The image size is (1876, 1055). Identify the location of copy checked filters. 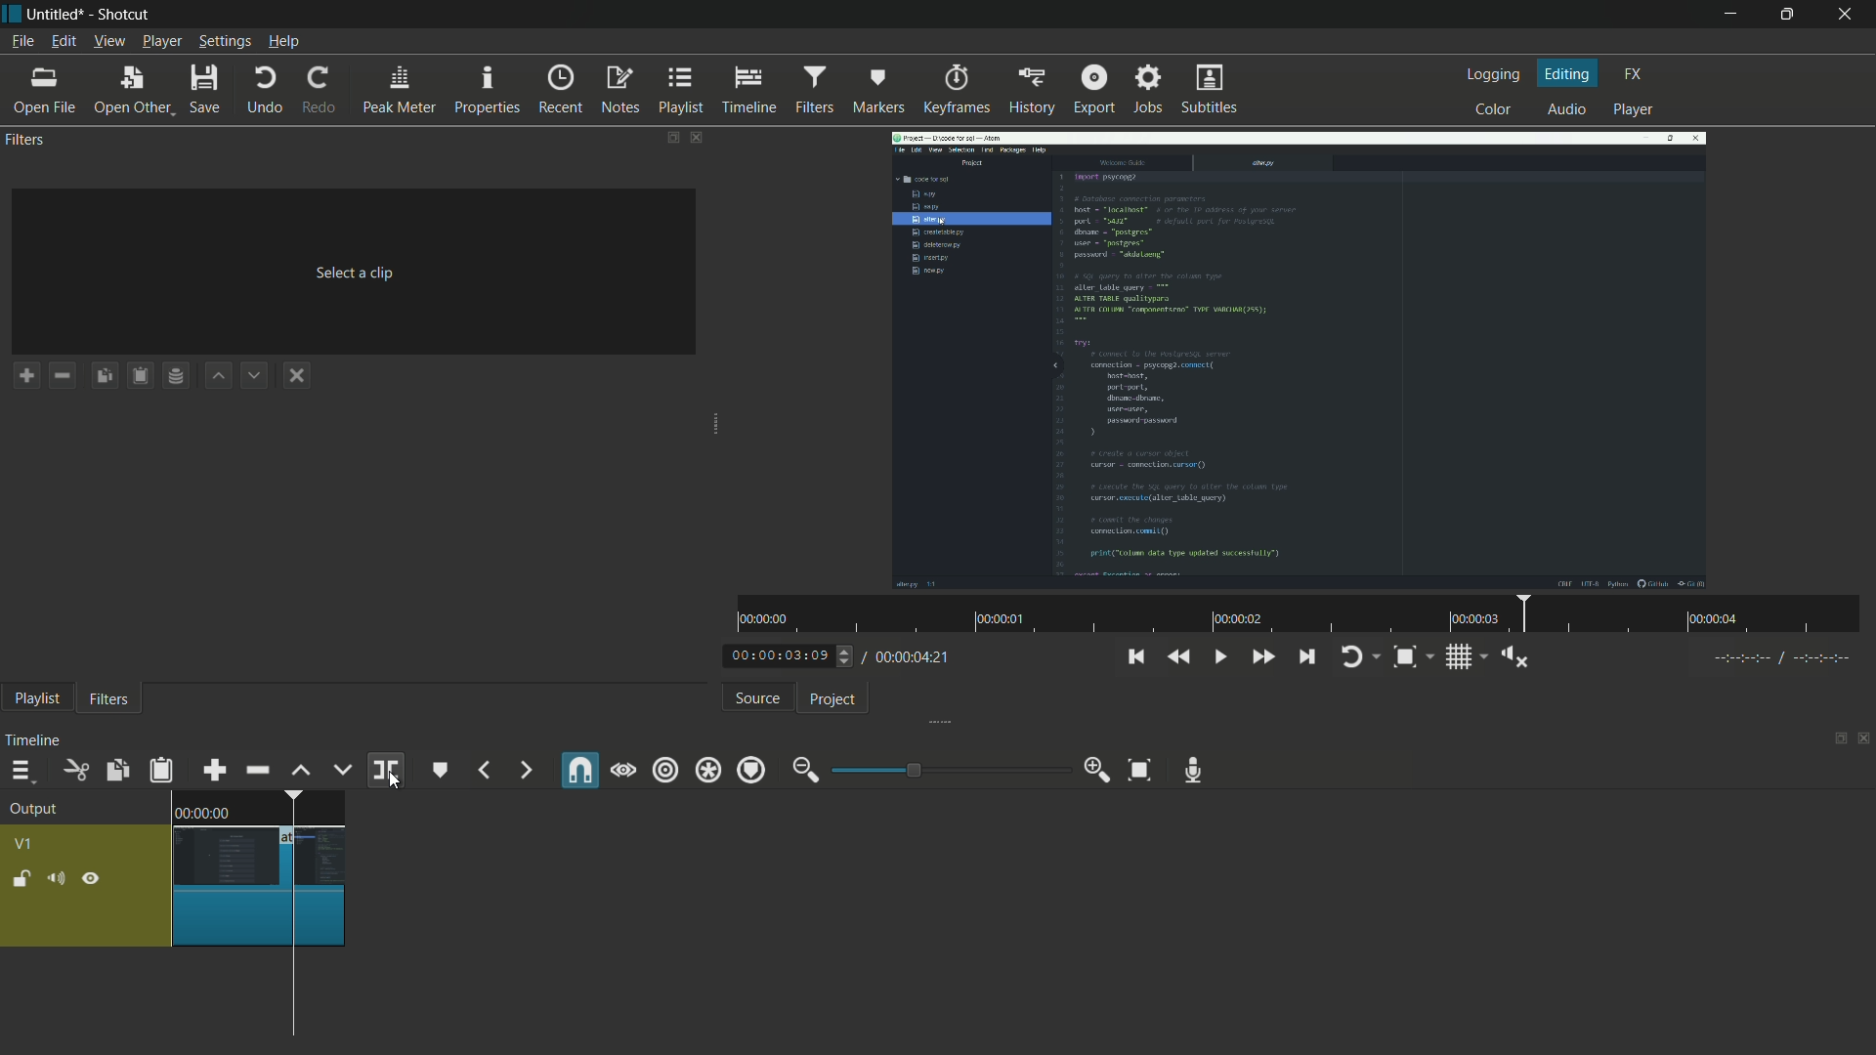
(103, 375).